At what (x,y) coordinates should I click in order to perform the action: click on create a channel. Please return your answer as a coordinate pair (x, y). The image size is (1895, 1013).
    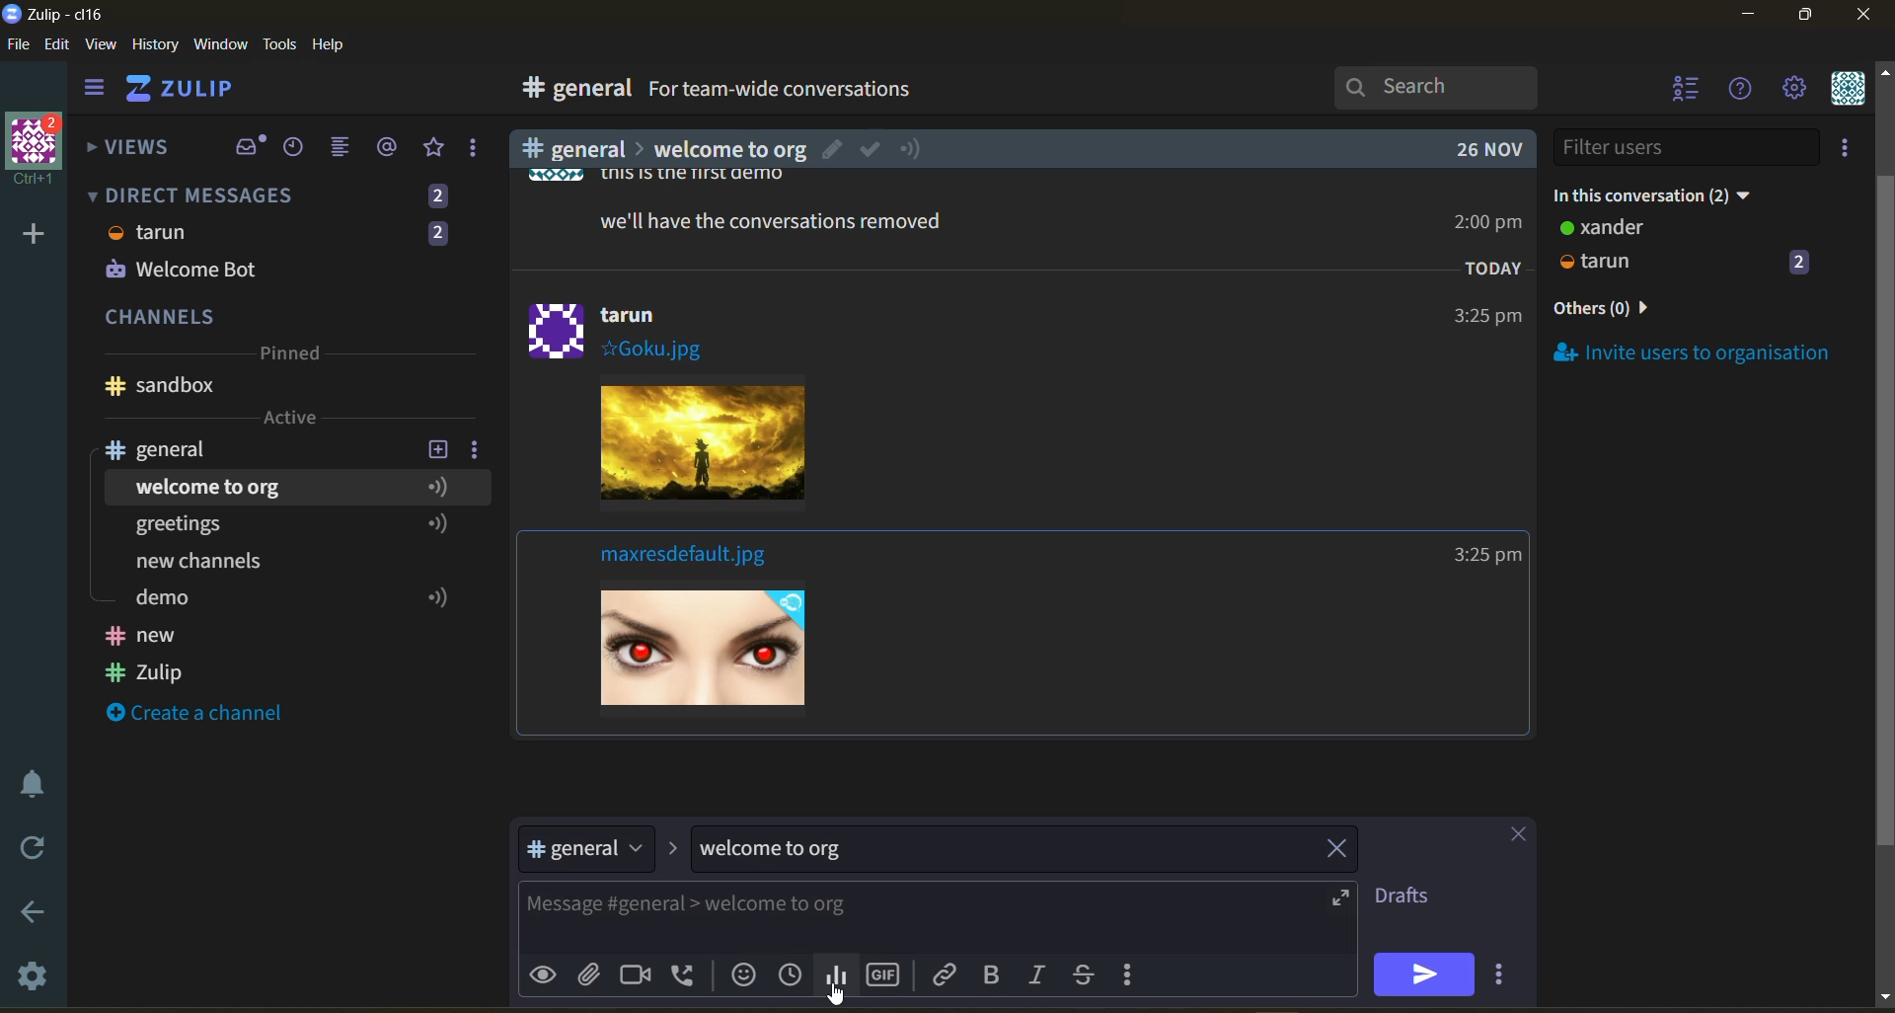
    Looking at the image, I should click on (206, 715).